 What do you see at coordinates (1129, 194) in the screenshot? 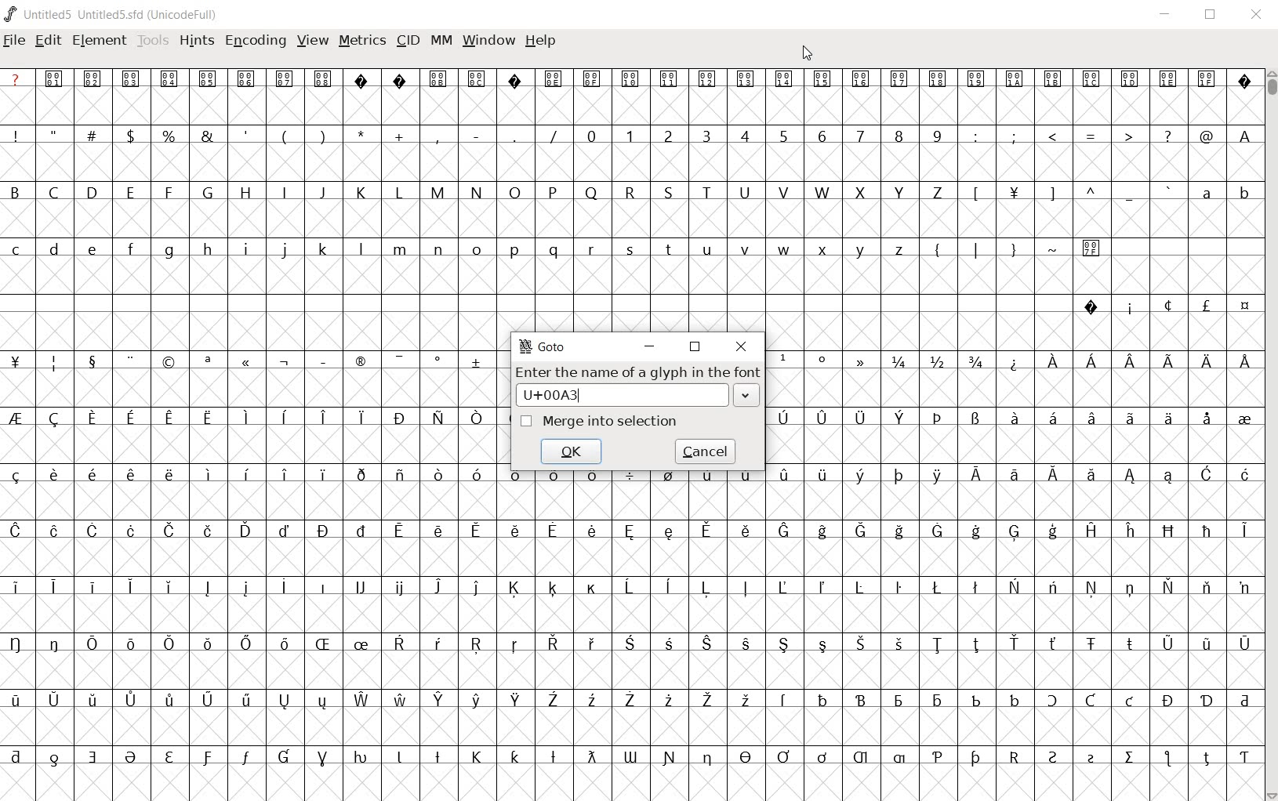
I see `_` at bounding box center [1129, 194].